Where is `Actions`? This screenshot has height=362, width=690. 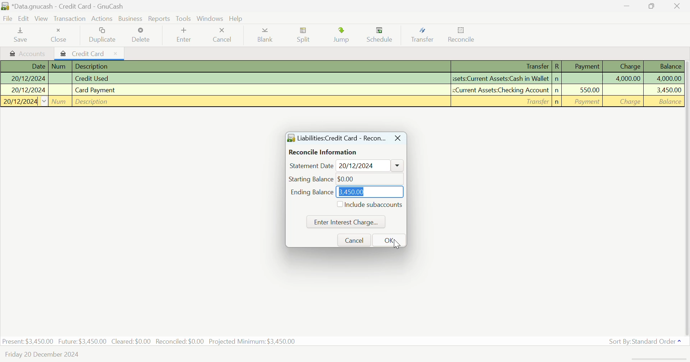 Actions is located at coordinates (101, 18).